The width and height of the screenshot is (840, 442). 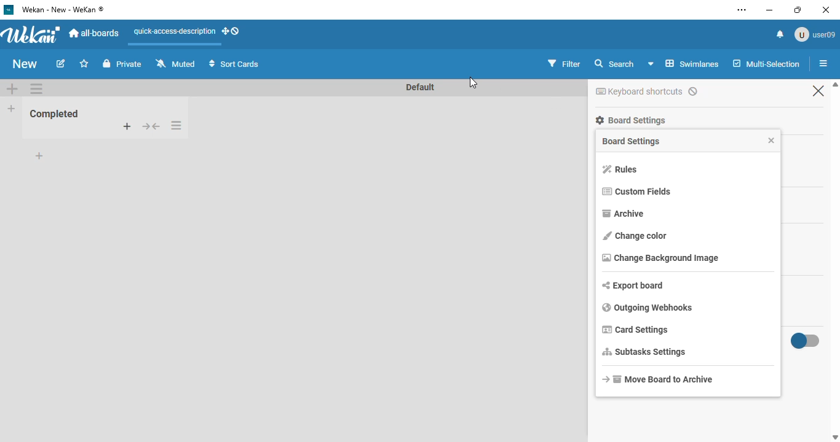 What do you see at coordinates (826, 9) in the screenshot?
I see `close` at bounding box center [826, 9].